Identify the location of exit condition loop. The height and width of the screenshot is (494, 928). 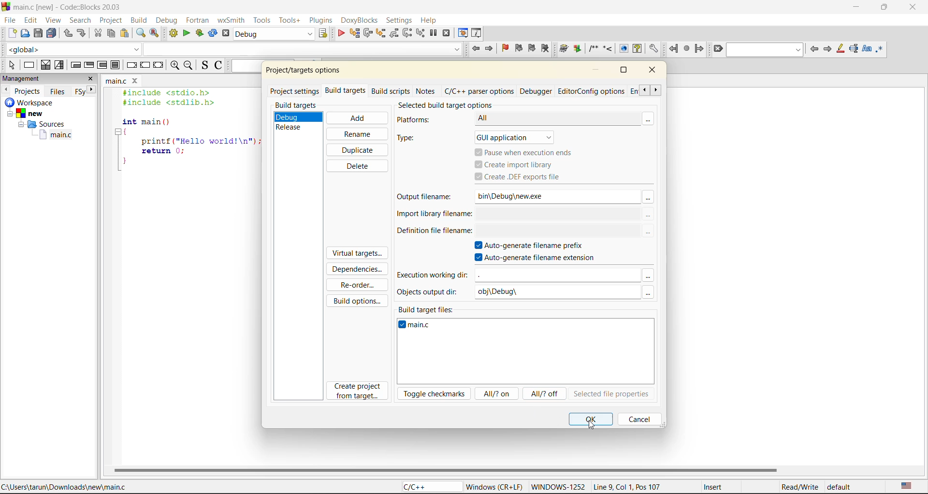
(89, 65).